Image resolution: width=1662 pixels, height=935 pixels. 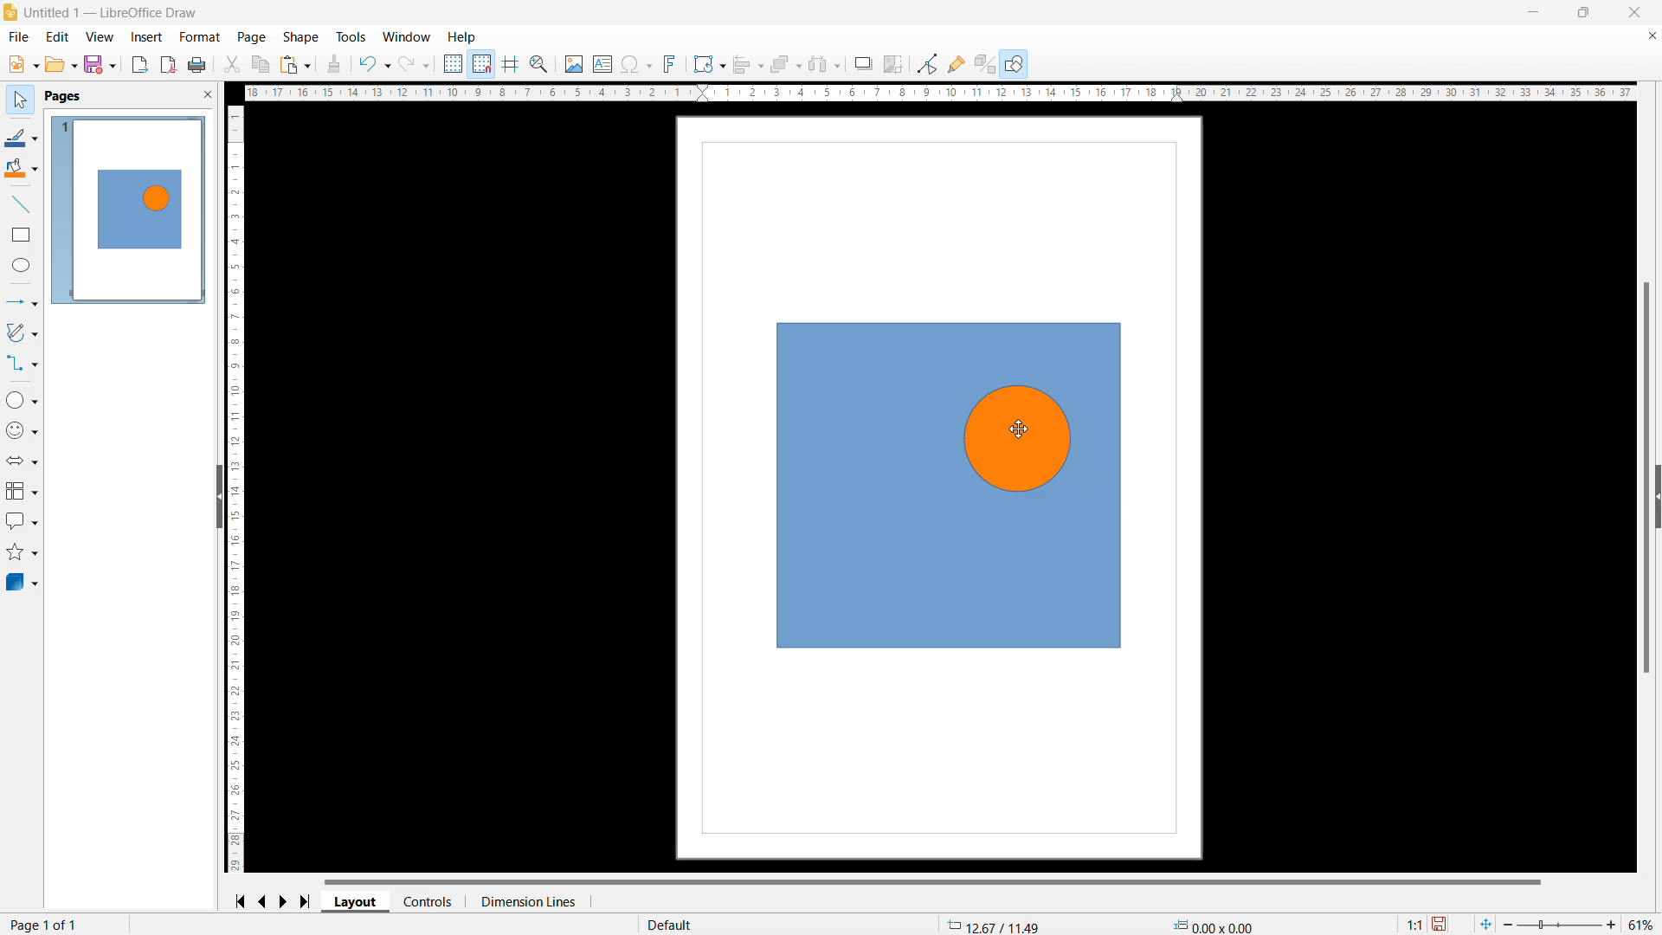 What do you see at coordinates (240, 900) in the screenshot?
I see `go to first page` at bounding box center [240, 900].